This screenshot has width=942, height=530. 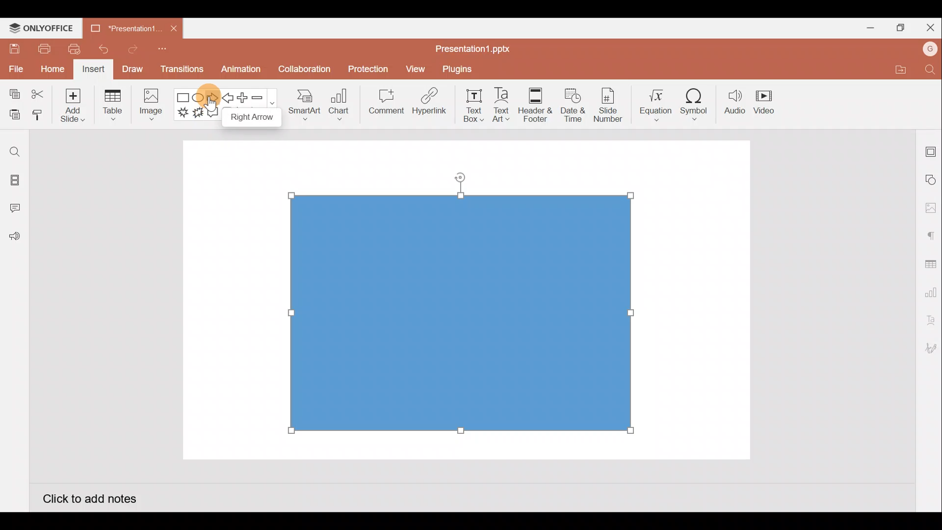 What do you see at coordinates (931, 179) in the screenshot?
I see `Shape settings` at bounding box center [931, 179].